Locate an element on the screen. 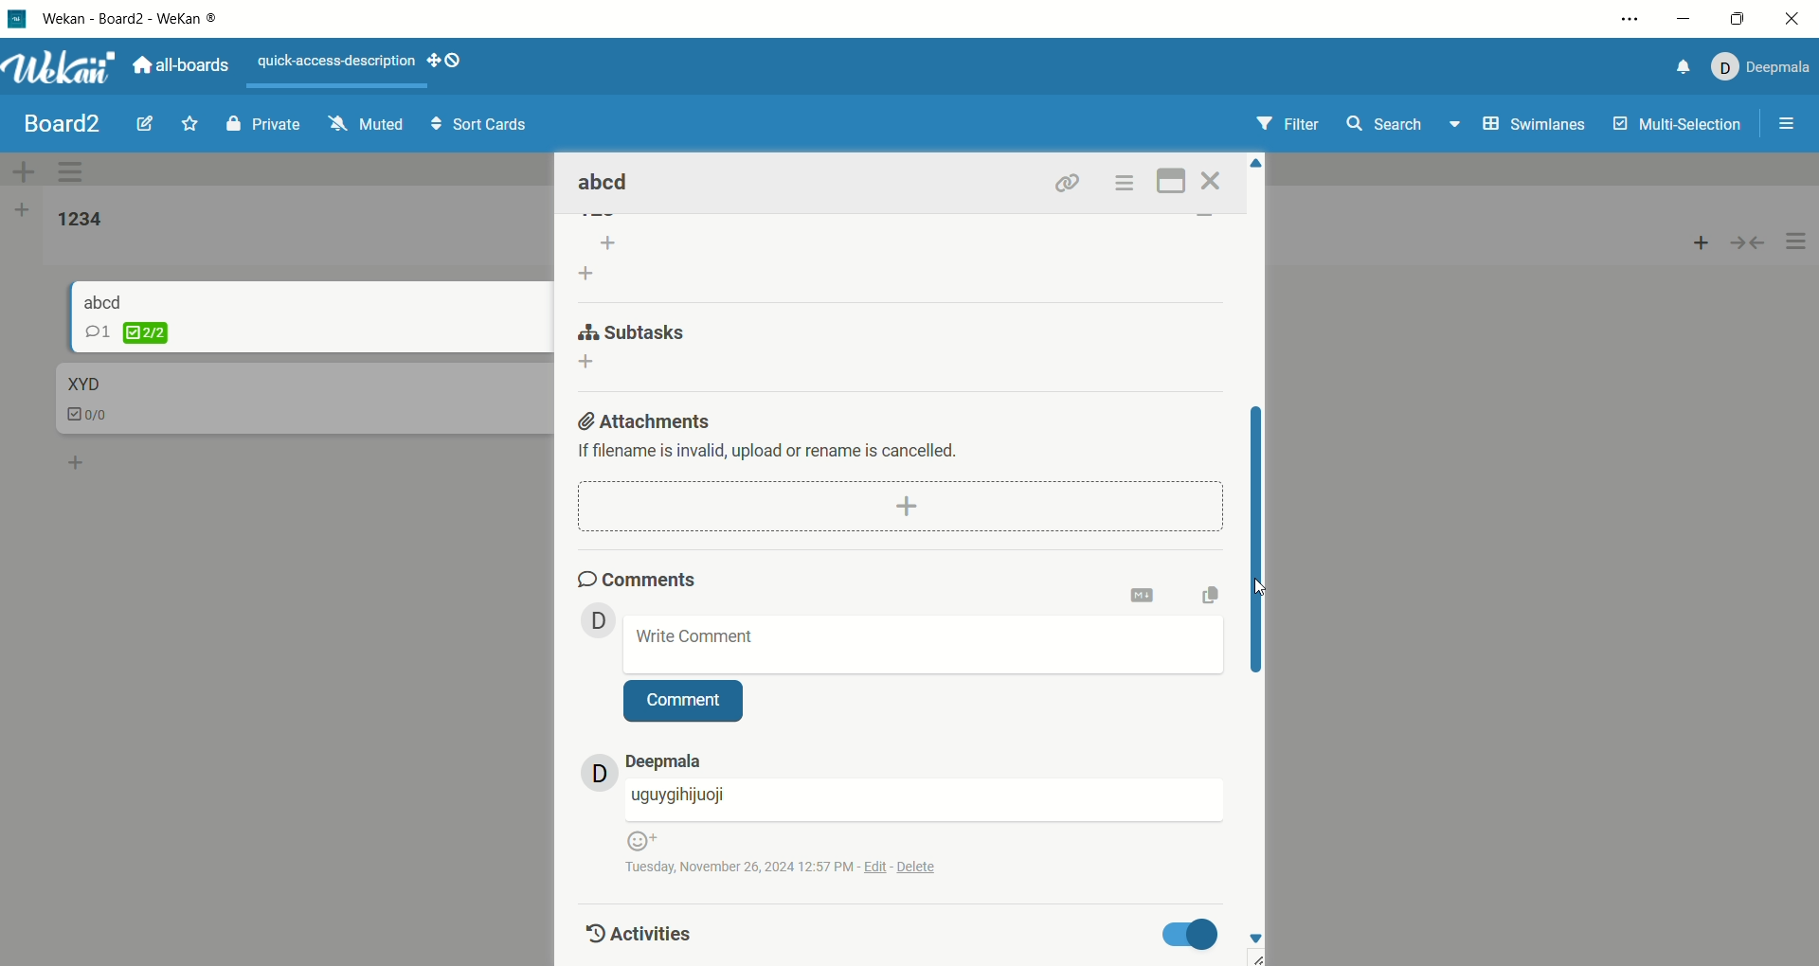  subtask is located at coordinates (635, 329).